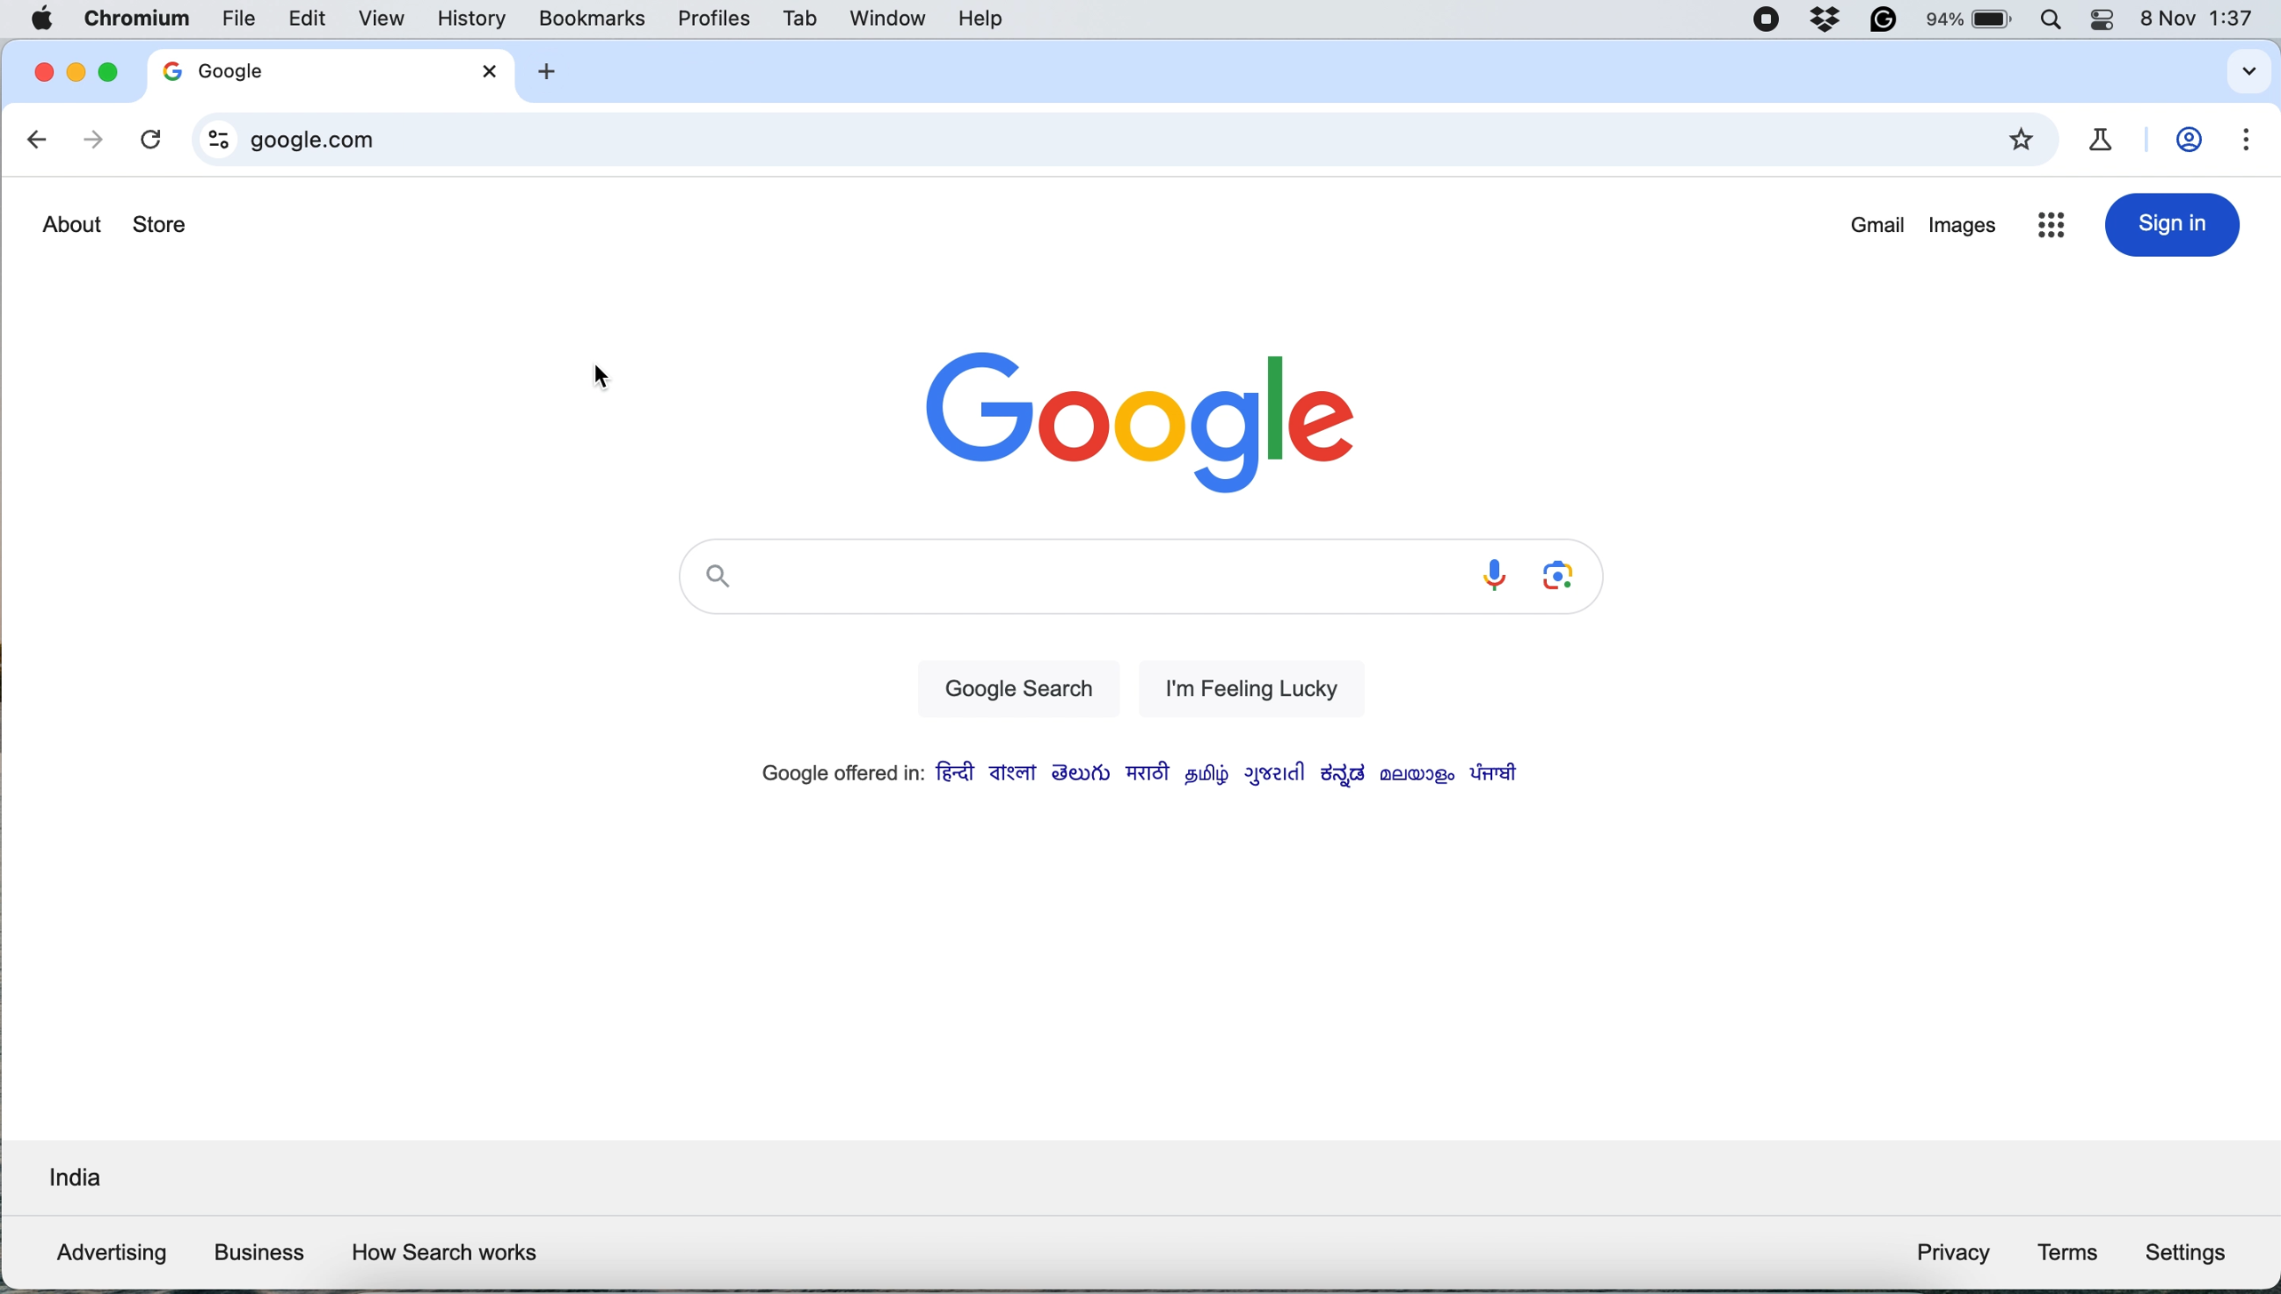 The height and width of the screenshot is (1294, 2281). Describe the element at coordinates (546, 73) in the screenshot. I see `add new tab` at that location.